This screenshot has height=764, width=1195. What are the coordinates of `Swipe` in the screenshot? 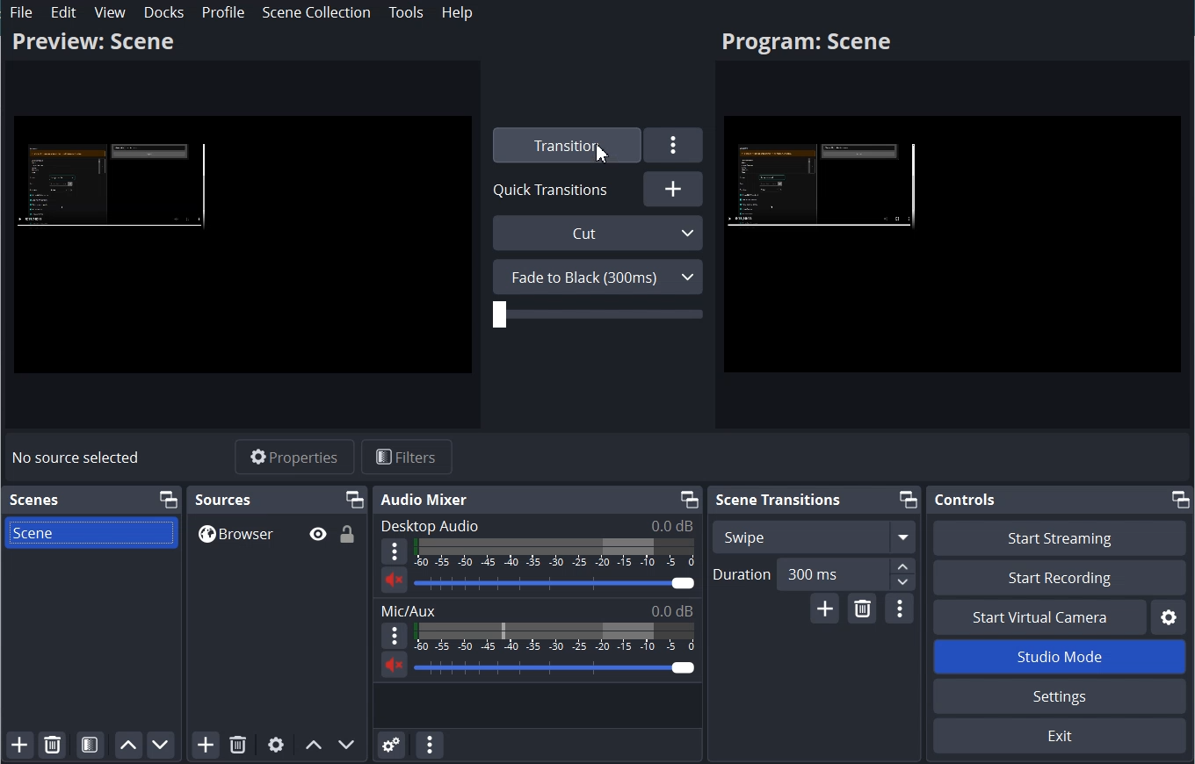 It's located at (815, 537).